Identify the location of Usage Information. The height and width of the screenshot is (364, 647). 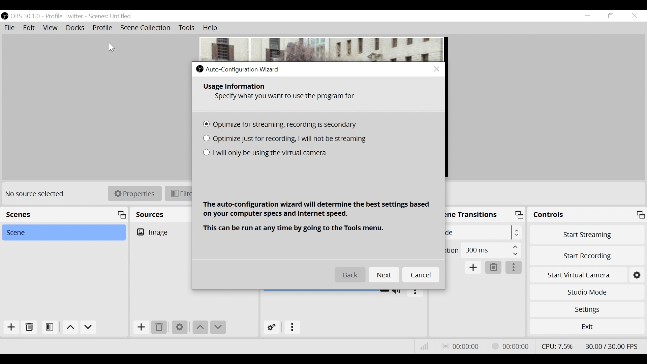
(236, 87).